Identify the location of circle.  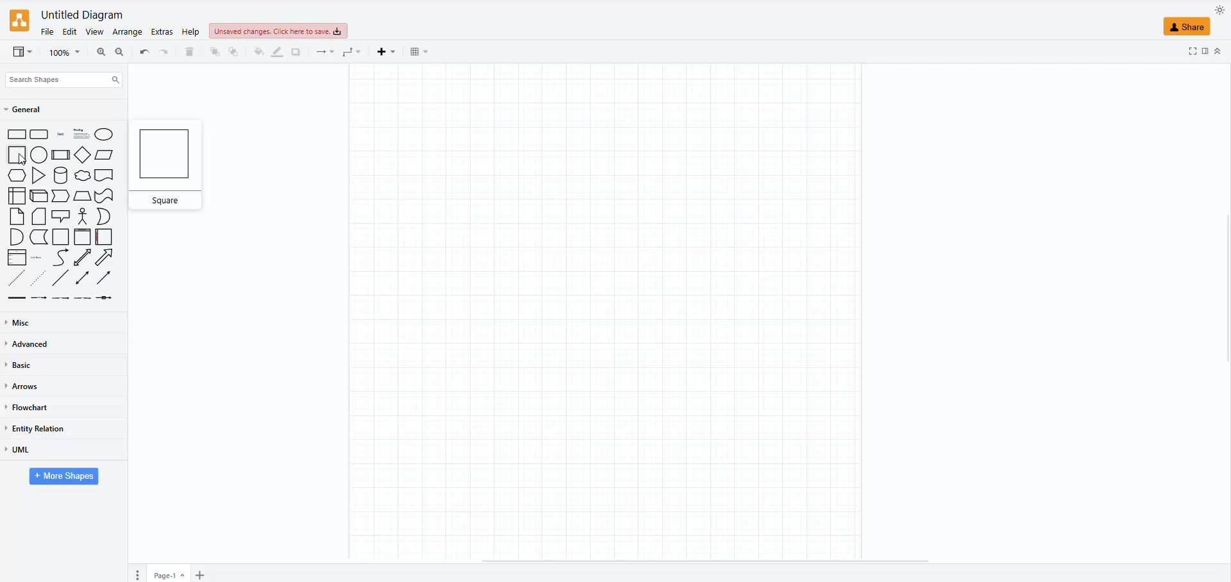
(38, 156).